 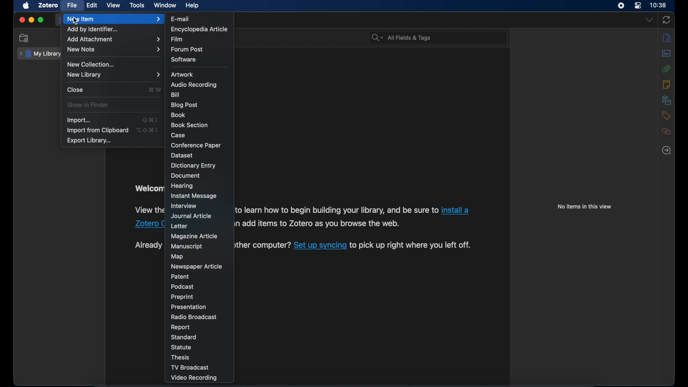 I want to click on manuscript, so click(x=187, y=247).